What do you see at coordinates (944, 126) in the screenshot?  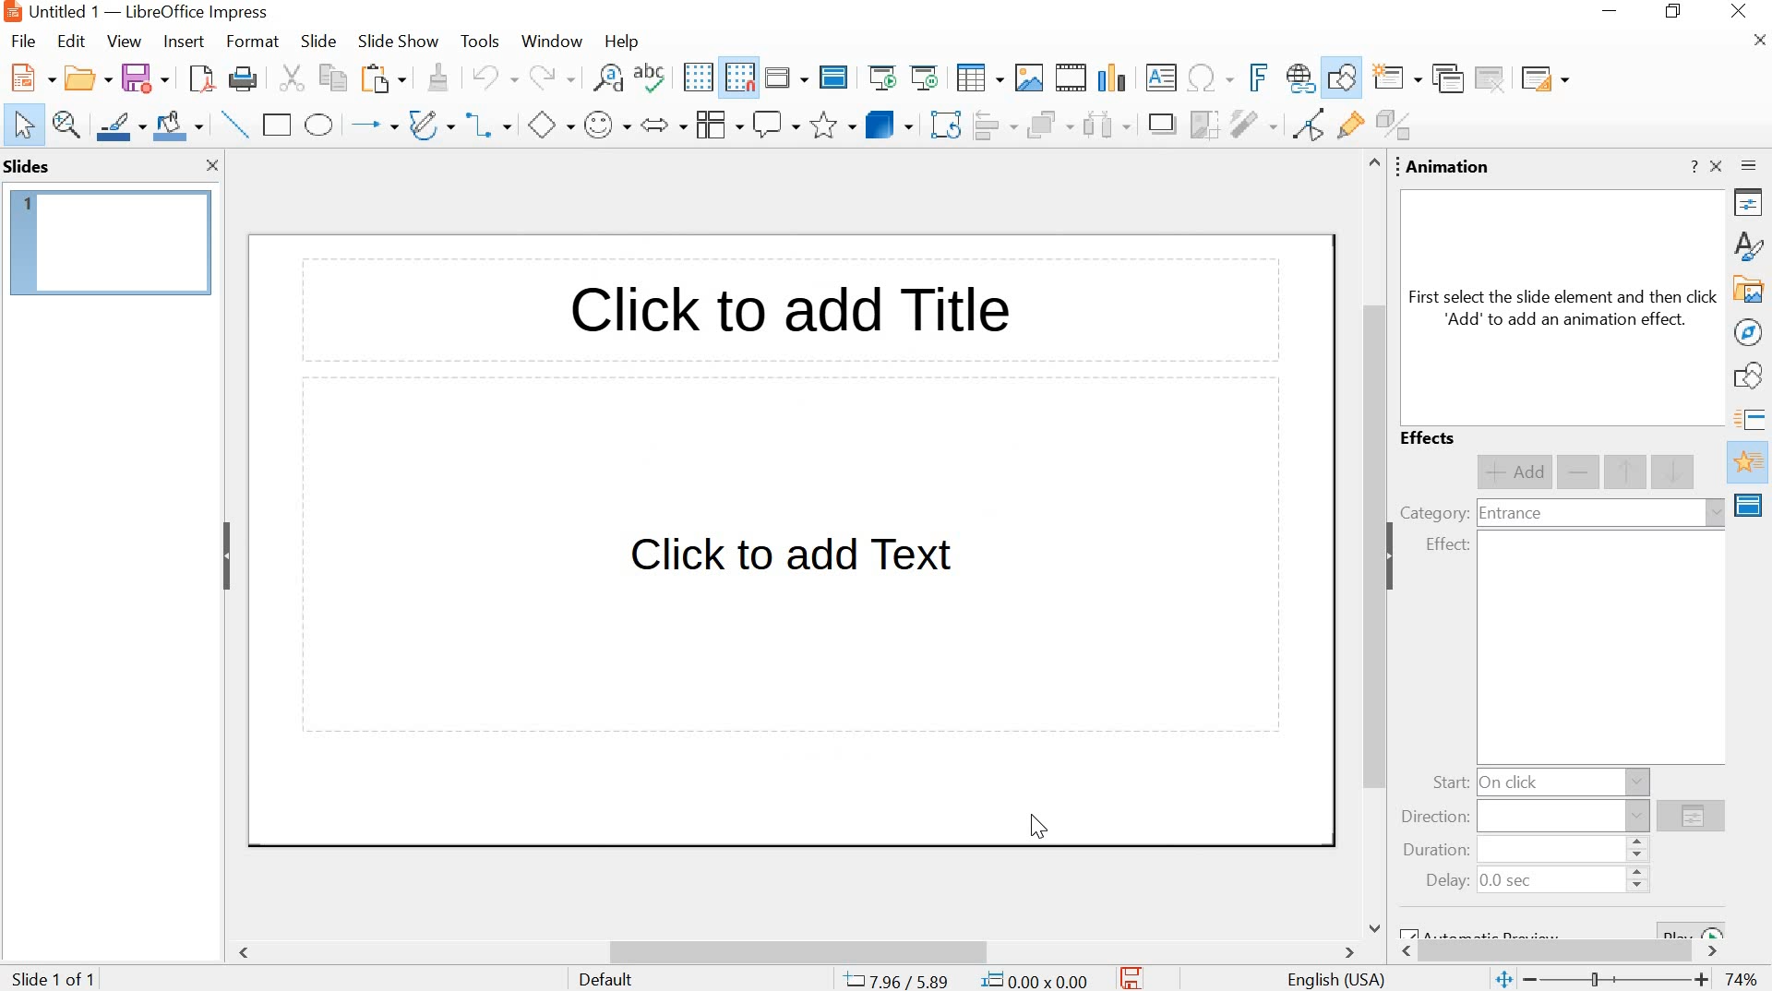 I see `rotate` at bounding box center [944, 126].